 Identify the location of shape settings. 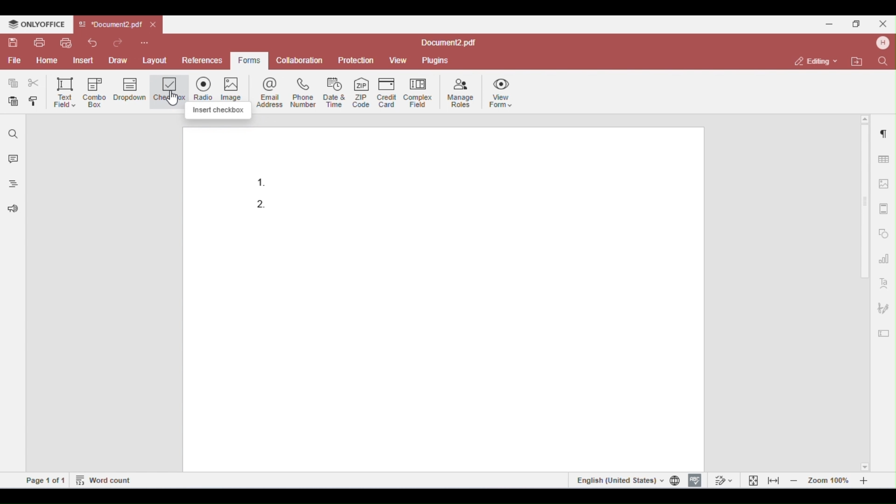
(884, 231).